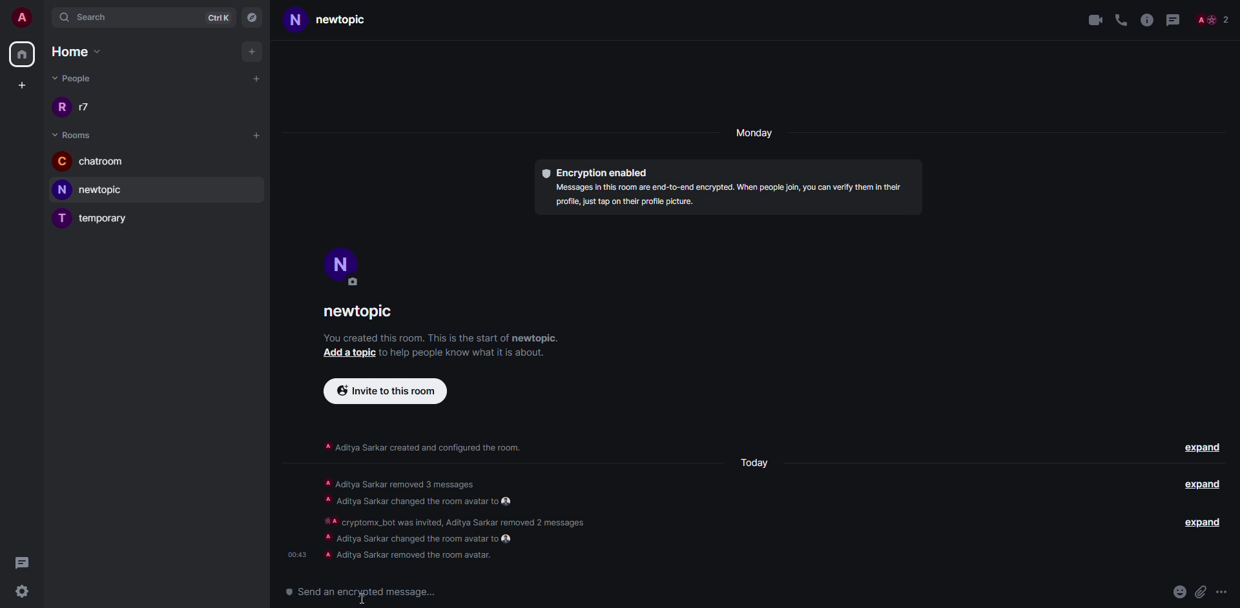 The height and width of the screenshot is (608, 1240). I want to click on voice call, so click(1121, 18).